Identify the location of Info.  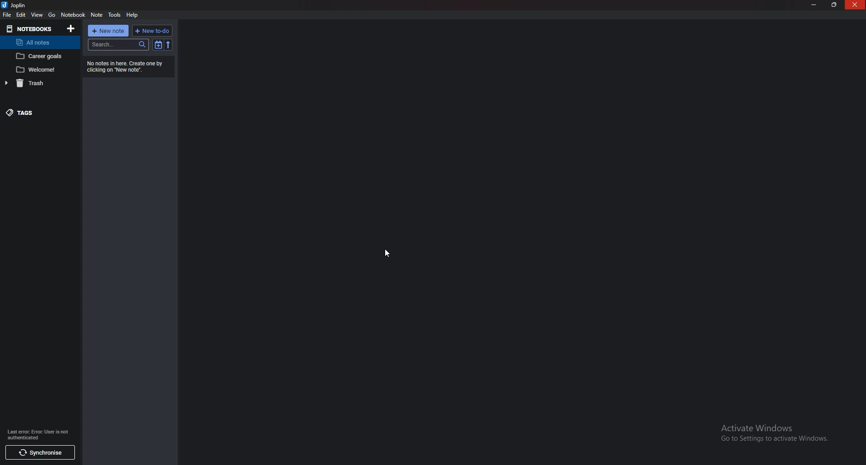
(38, 434).